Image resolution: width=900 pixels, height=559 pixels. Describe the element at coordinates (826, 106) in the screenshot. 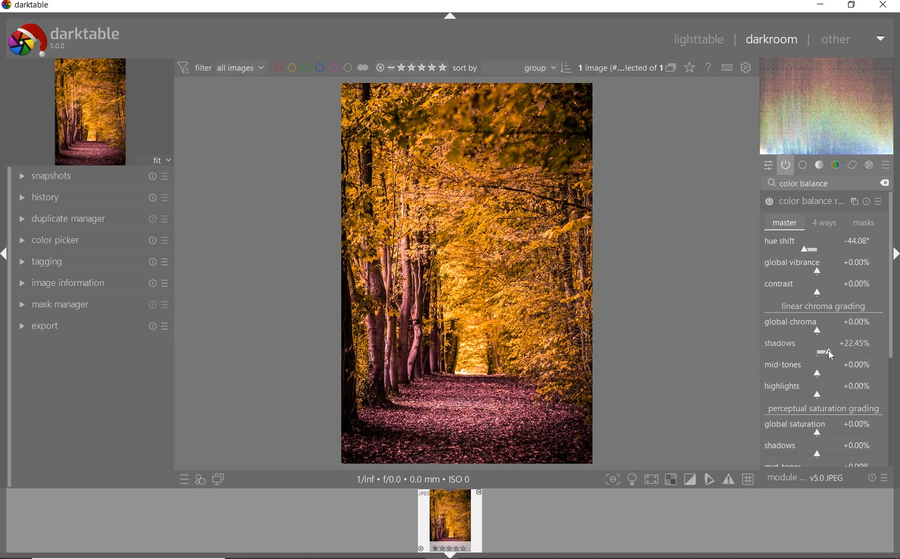

I see `wave form` at that location.